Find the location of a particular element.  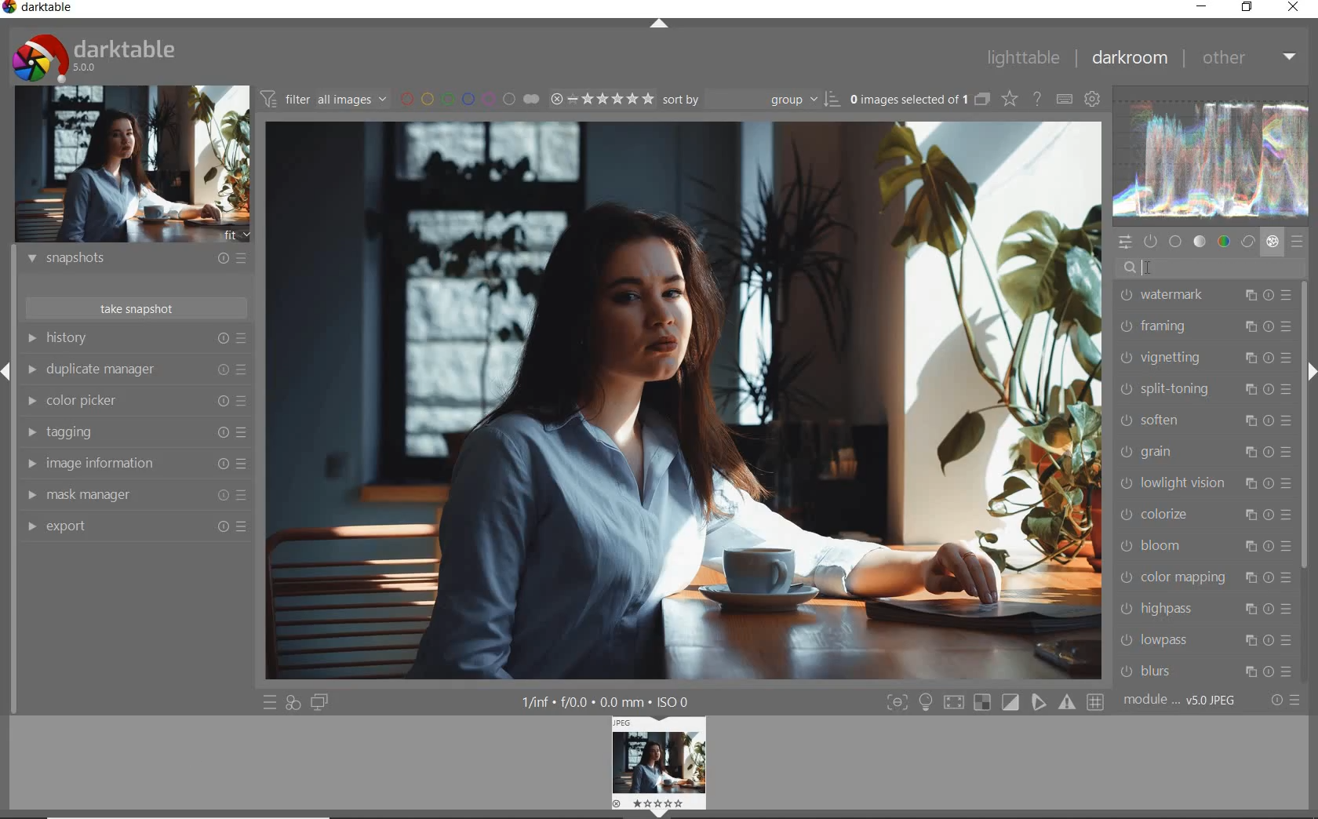

lighttable is located at coordinates (1024, 56).